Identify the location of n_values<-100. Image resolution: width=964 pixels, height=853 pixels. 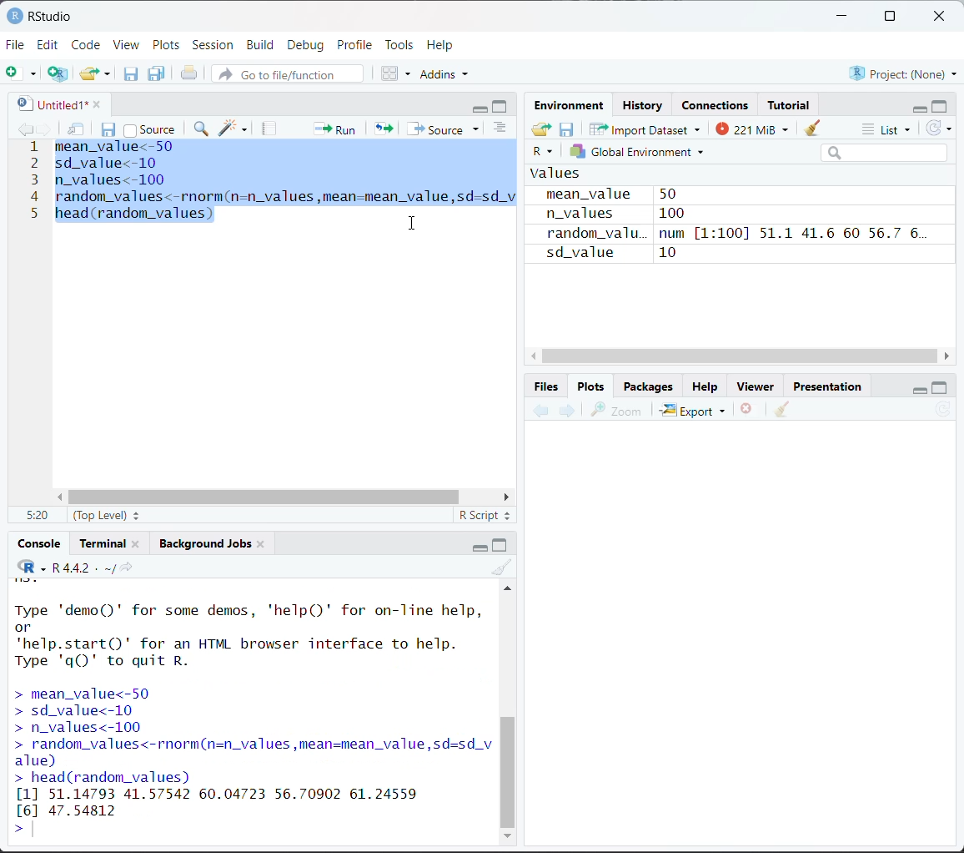
(112, 179).